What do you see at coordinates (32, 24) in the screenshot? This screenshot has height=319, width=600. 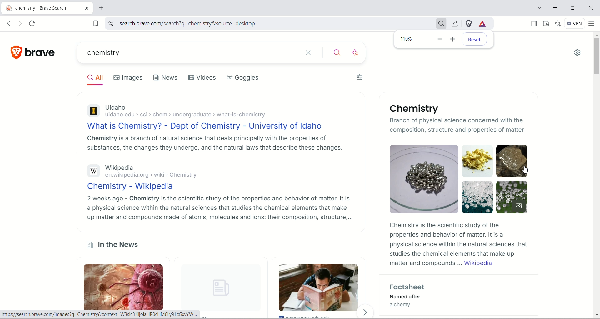 I see `reload` at bounding box center [32, 24].